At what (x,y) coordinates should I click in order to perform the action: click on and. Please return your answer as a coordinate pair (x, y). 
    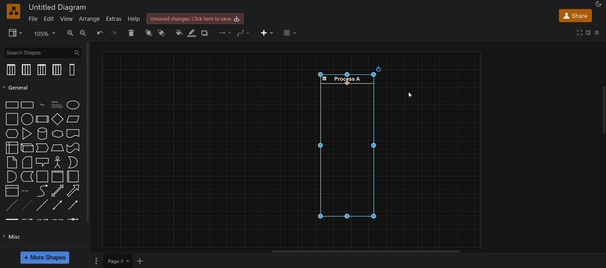
    Looking at the image, I should click on (12, 176).